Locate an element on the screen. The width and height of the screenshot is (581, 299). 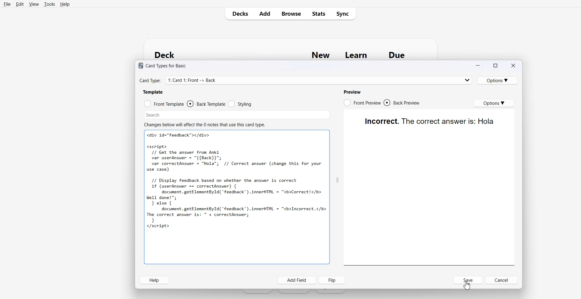
Template is located at coordinates (153, 93).